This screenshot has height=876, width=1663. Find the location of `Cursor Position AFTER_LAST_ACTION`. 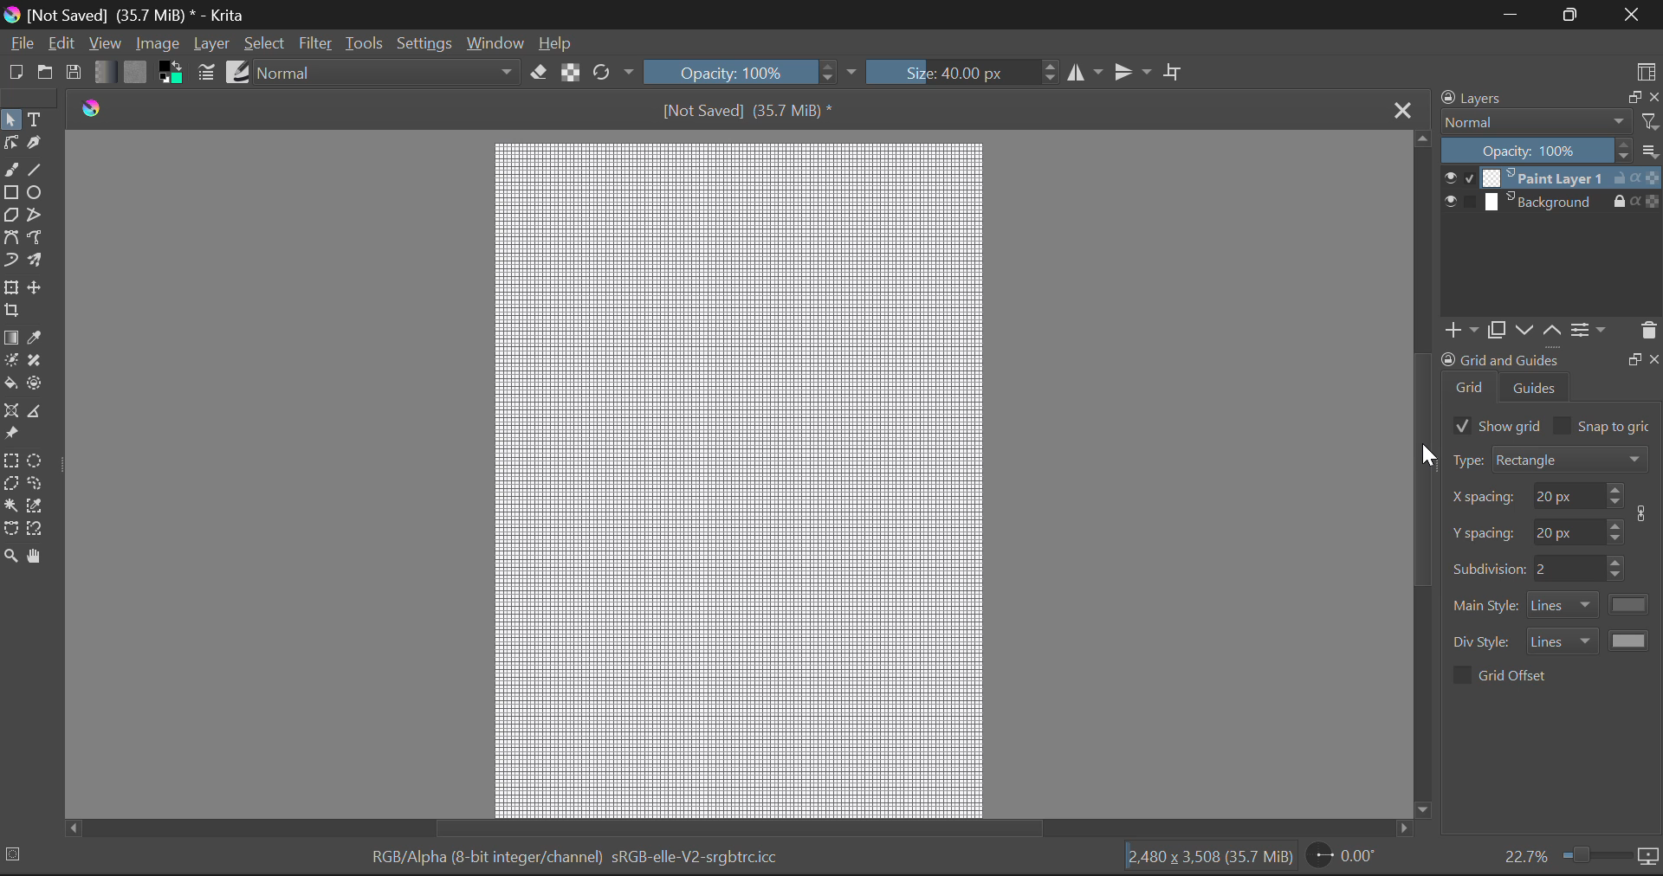

Cursor Position AFTER_LAST_ACTION is located at coordinates (1424, 455).